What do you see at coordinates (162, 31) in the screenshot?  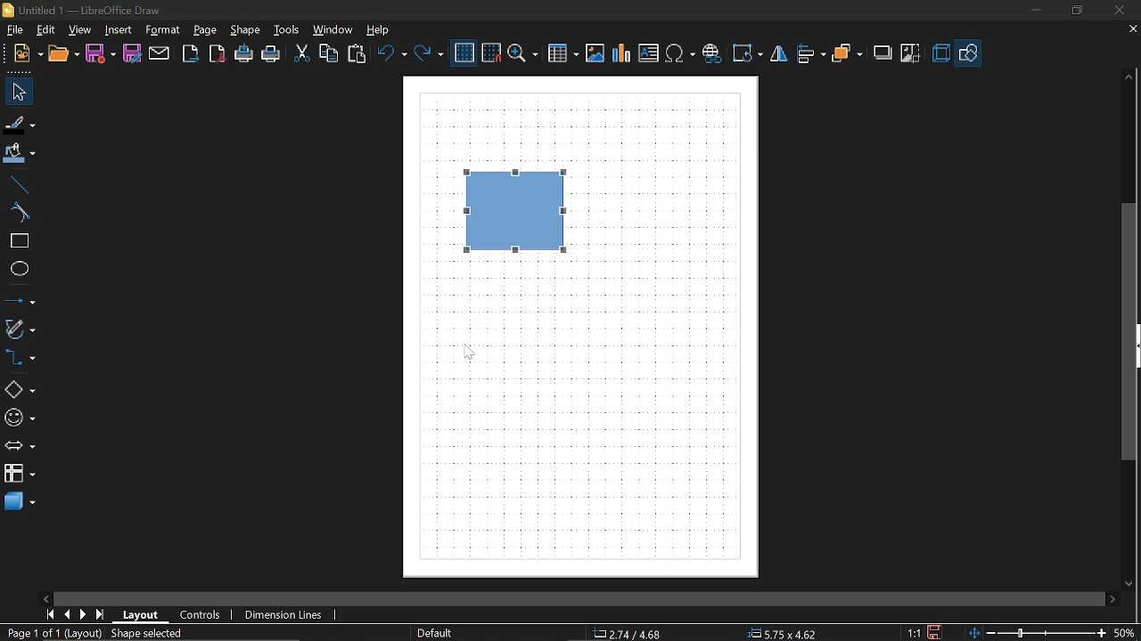 I see `Format` at bounding box center [162, 31].